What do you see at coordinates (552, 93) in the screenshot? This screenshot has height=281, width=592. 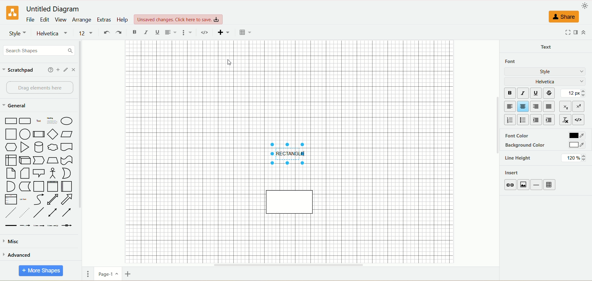 I see `strikethrough` at bounding box center [552, 93].